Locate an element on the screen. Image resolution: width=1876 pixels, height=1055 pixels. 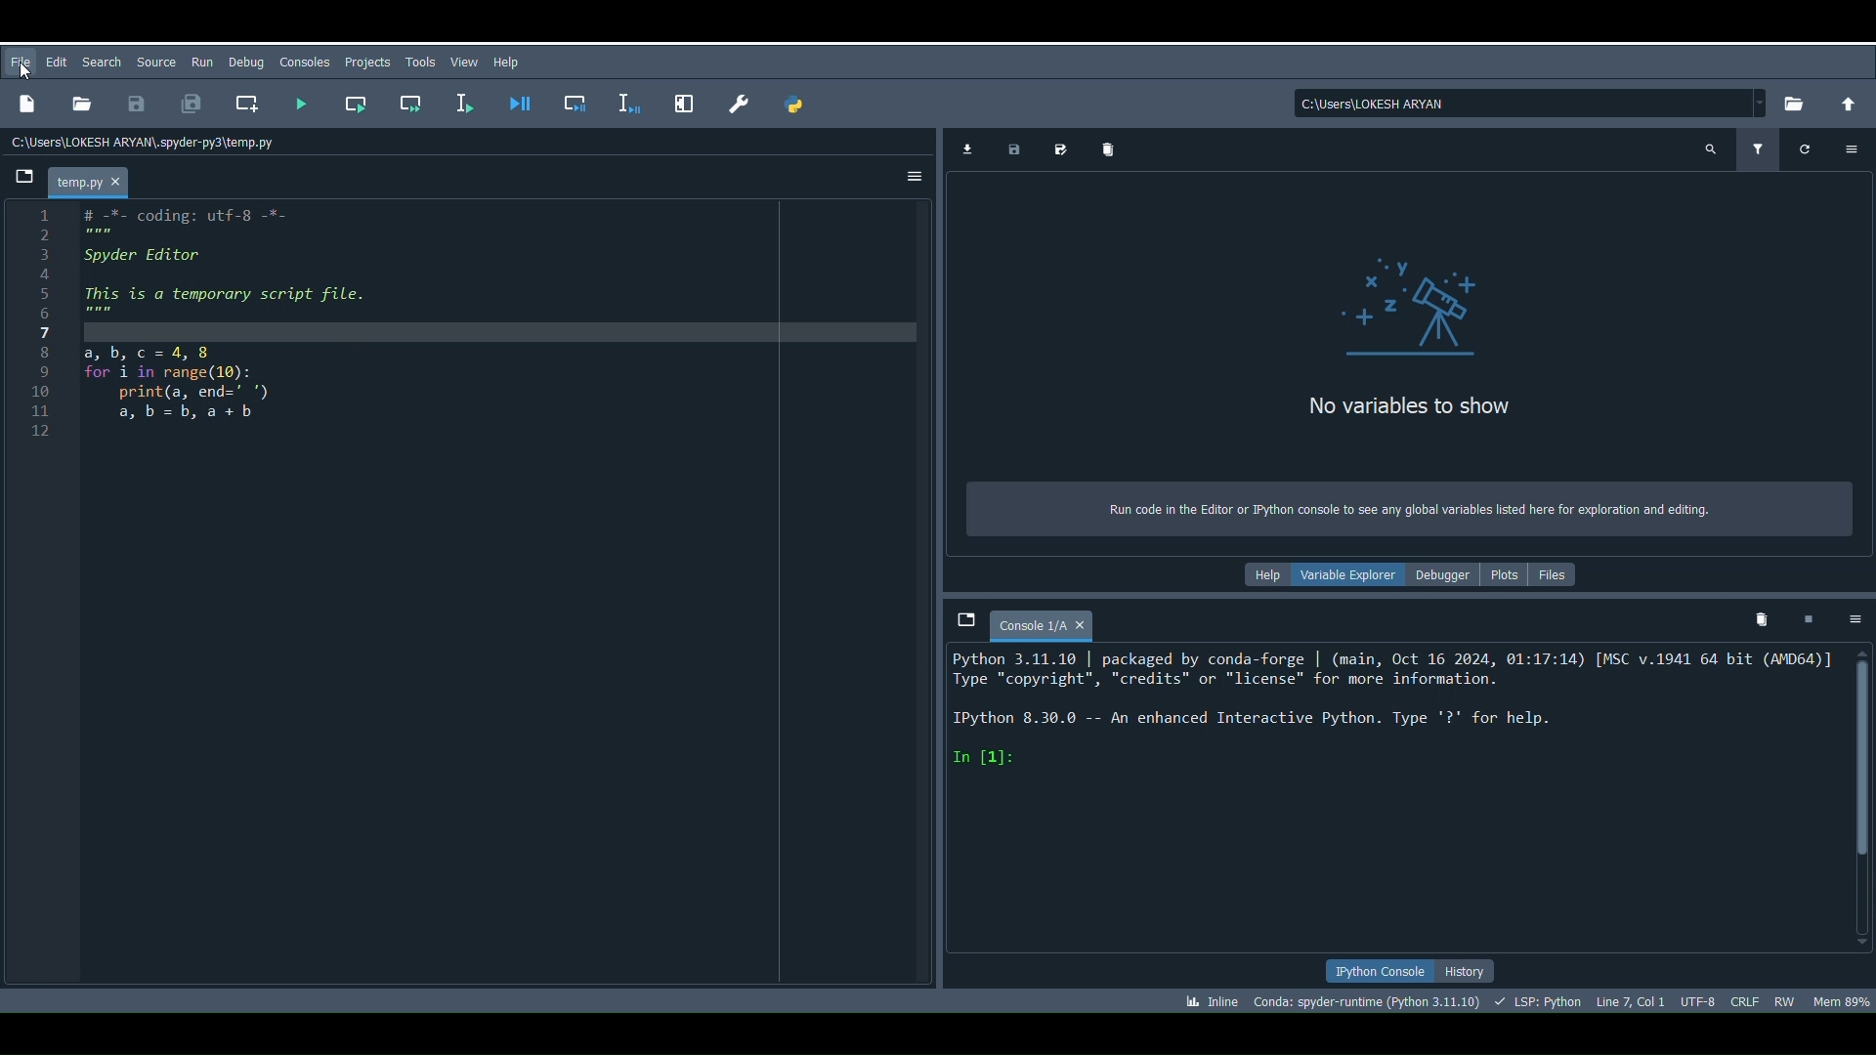
temp.py is located at coordinates (78, 181).